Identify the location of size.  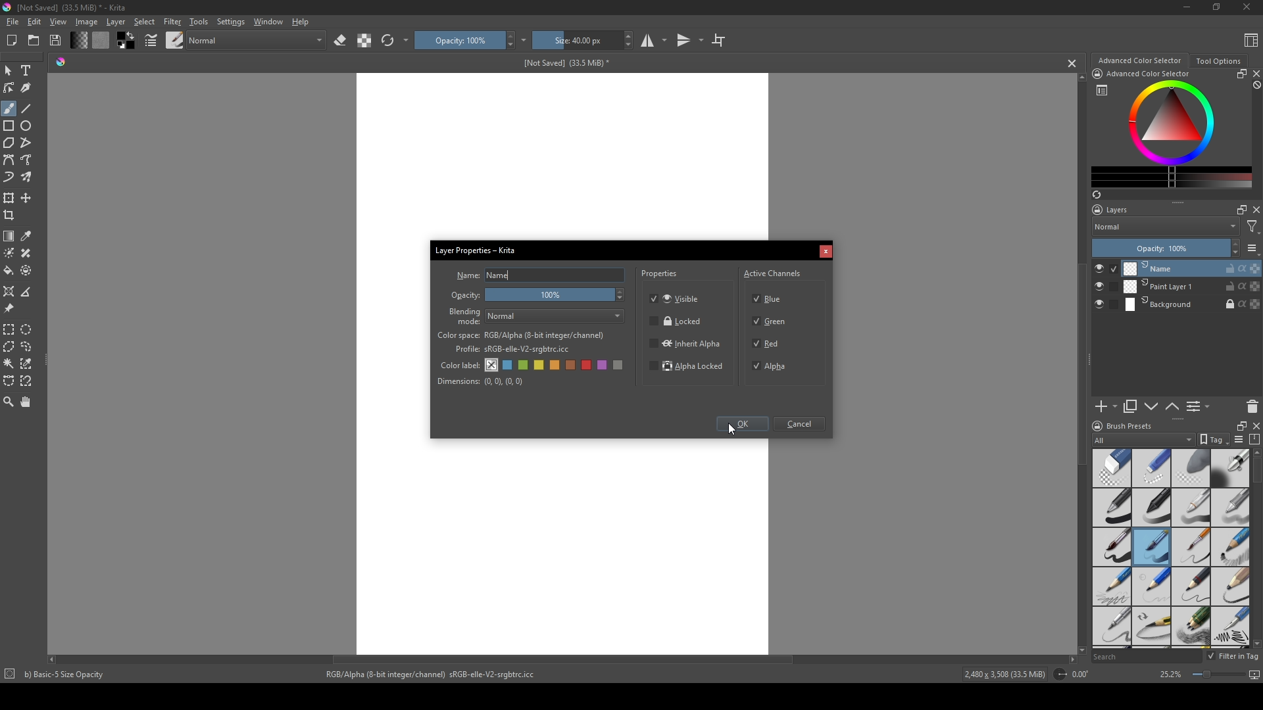
(576, 40).